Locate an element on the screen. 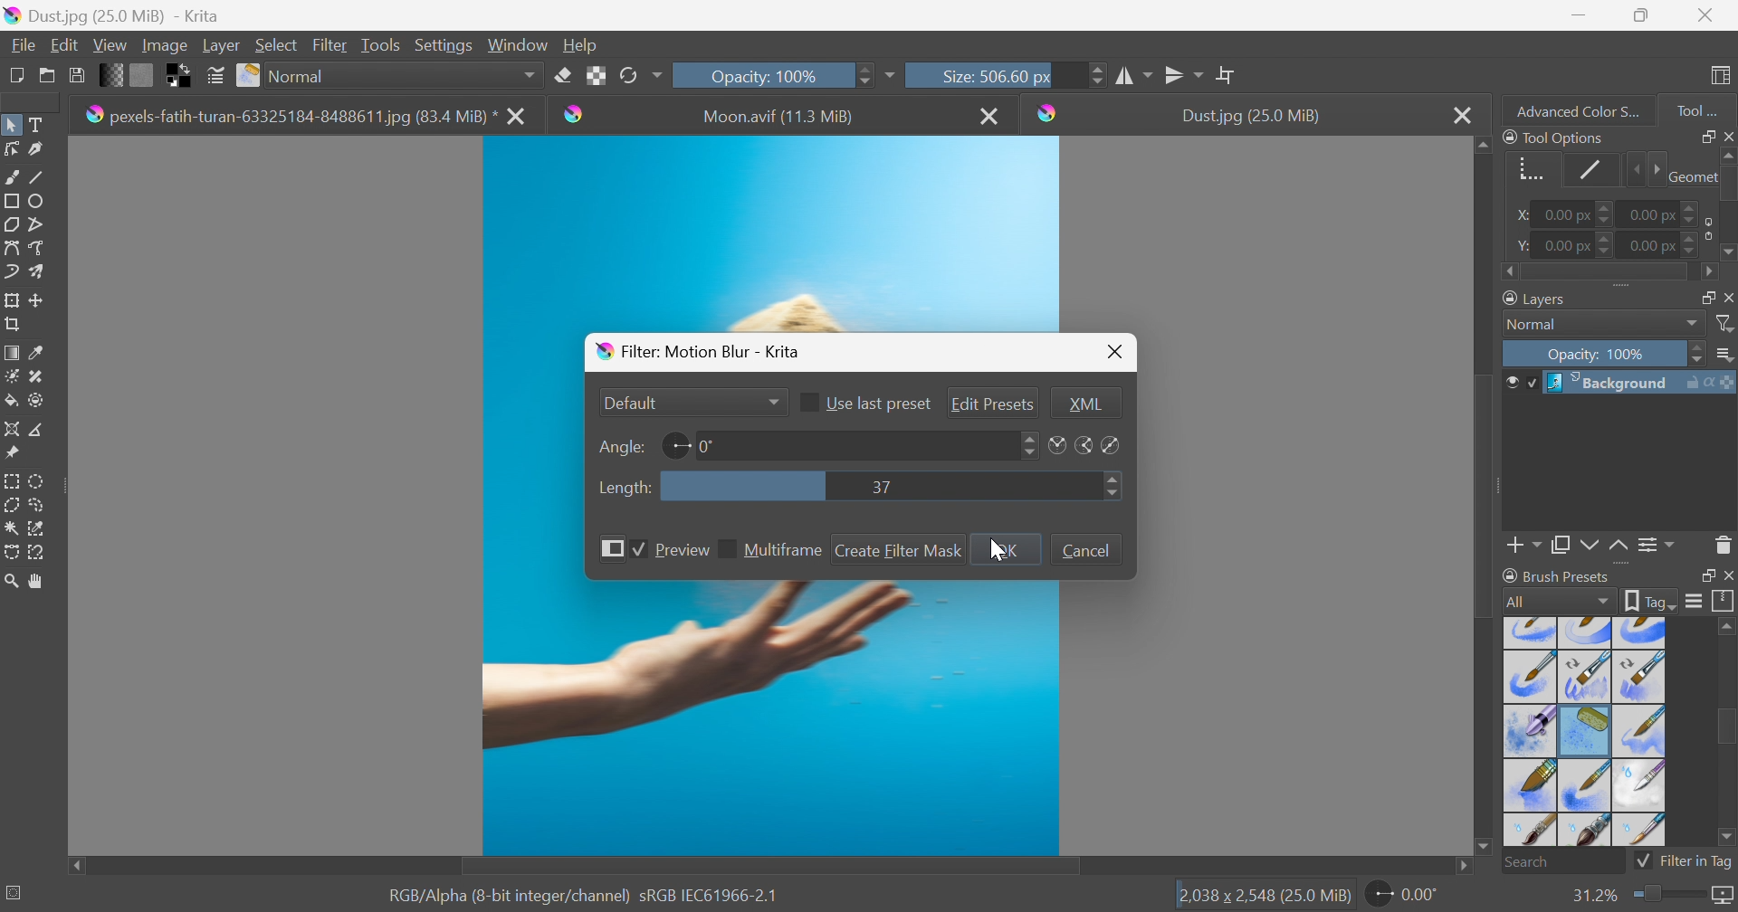  Map the displayed canvas size between pixel size or print size is located at coordinates (1722, 897).